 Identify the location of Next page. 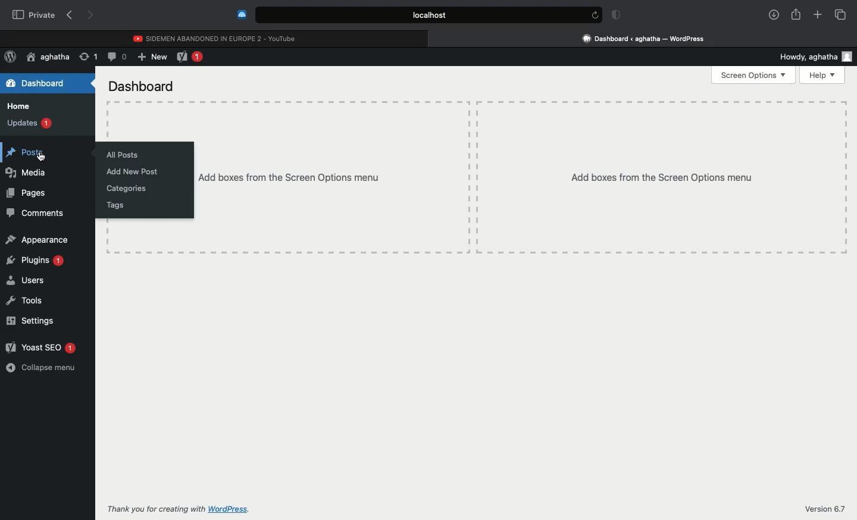
(92, 16).